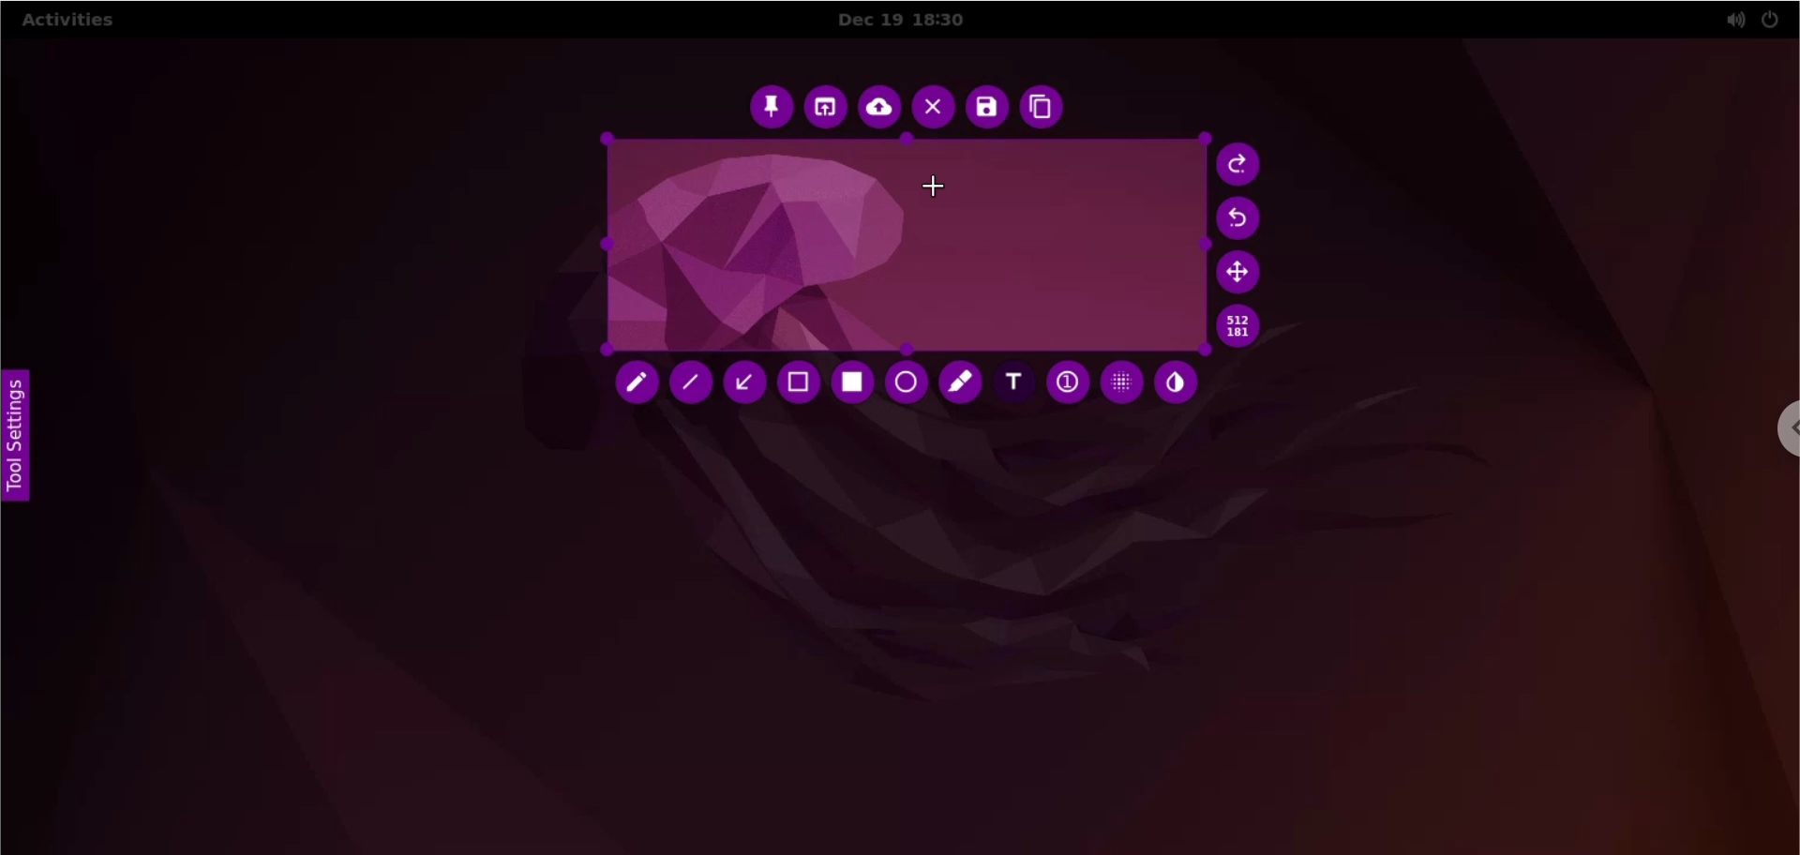 This screenshot has height=855, width=1800. What do you see at coordinates (877, 108) in the screenshot?
I see `upload` at bounding box center [877, 108].